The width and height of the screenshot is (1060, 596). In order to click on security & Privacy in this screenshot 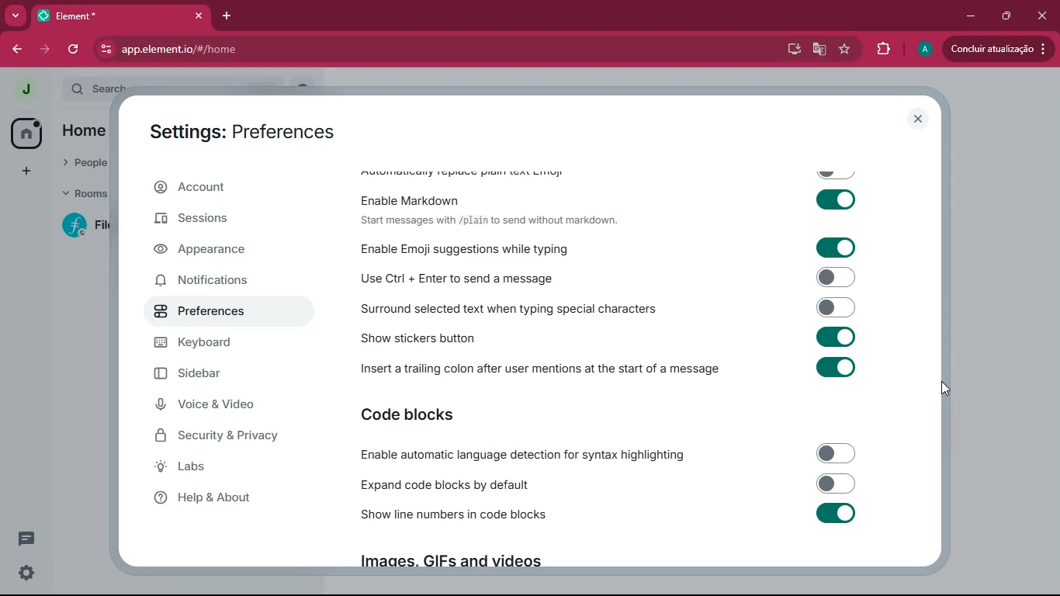, I will do `click(224, 437)`.